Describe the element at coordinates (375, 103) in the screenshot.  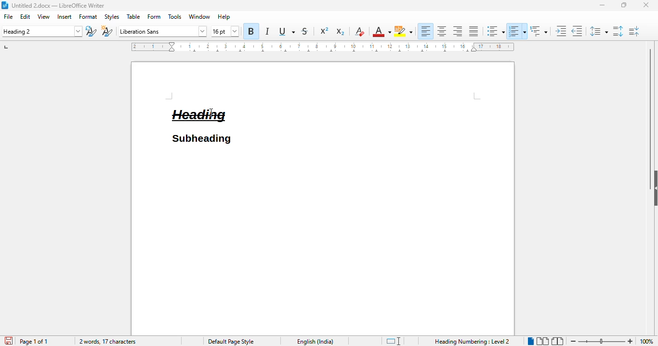
I see `Document` at that location.